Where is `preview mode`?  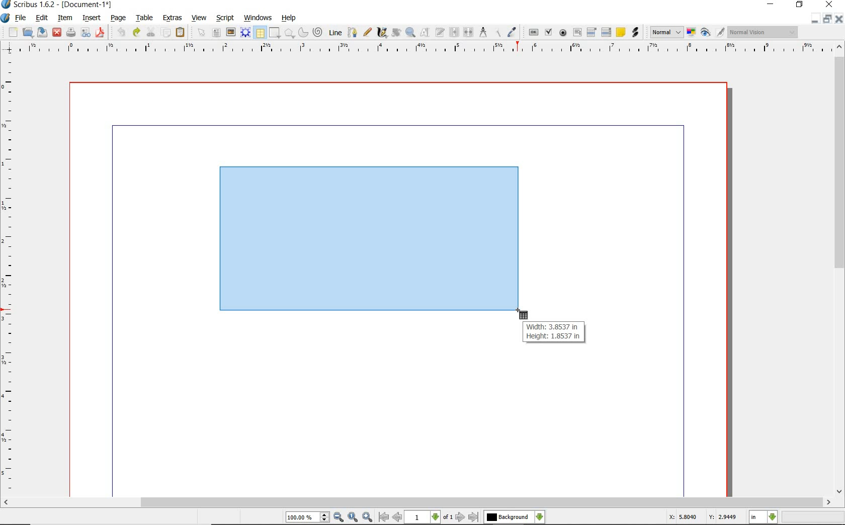 preview mode is located at coordinates (706, 33).